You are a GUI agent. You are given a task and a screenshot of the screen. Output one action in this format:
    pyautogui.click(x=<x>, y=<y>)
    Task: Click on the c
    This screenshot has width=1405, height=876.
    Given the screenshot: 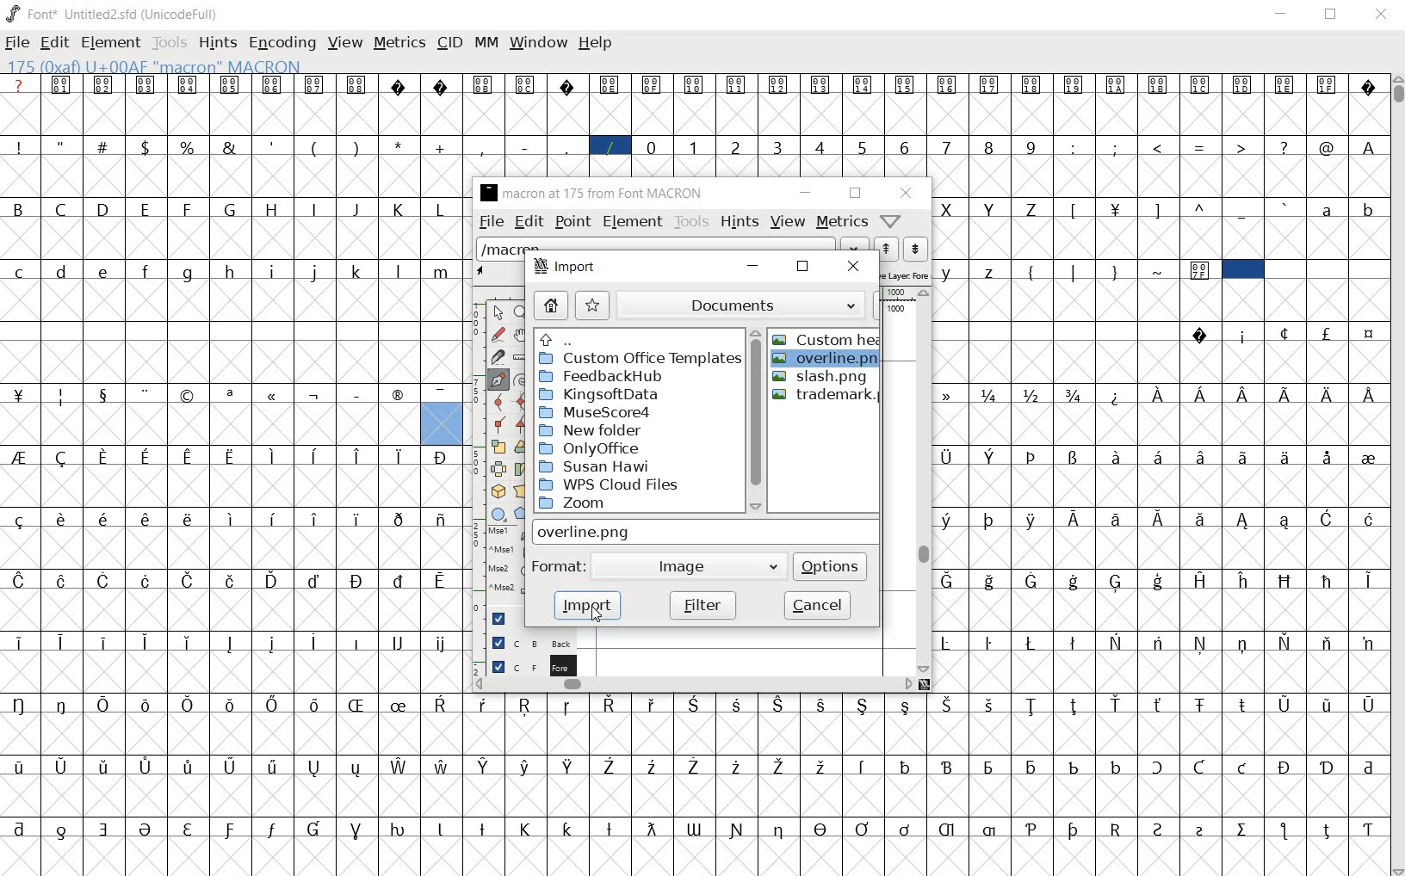 What is the action you would take?
    pyautogui.click(x=21, y=269)
    